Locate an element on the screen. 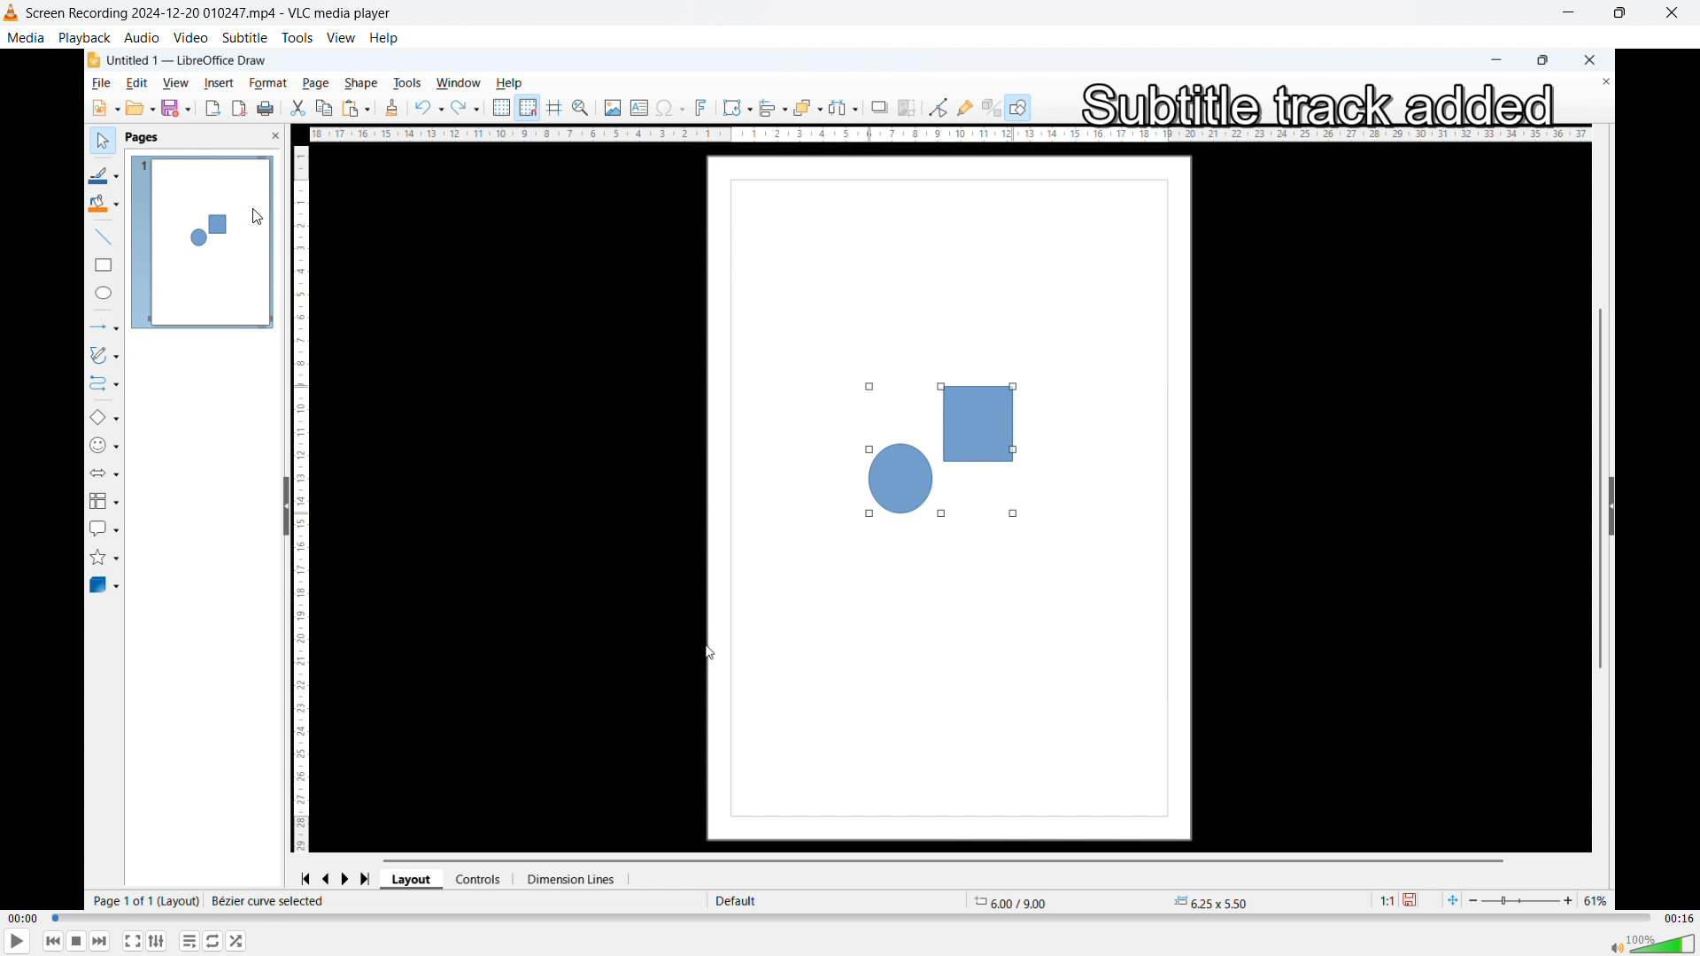 The image size is (1700, 956). view is located at coordinates (174, 83).